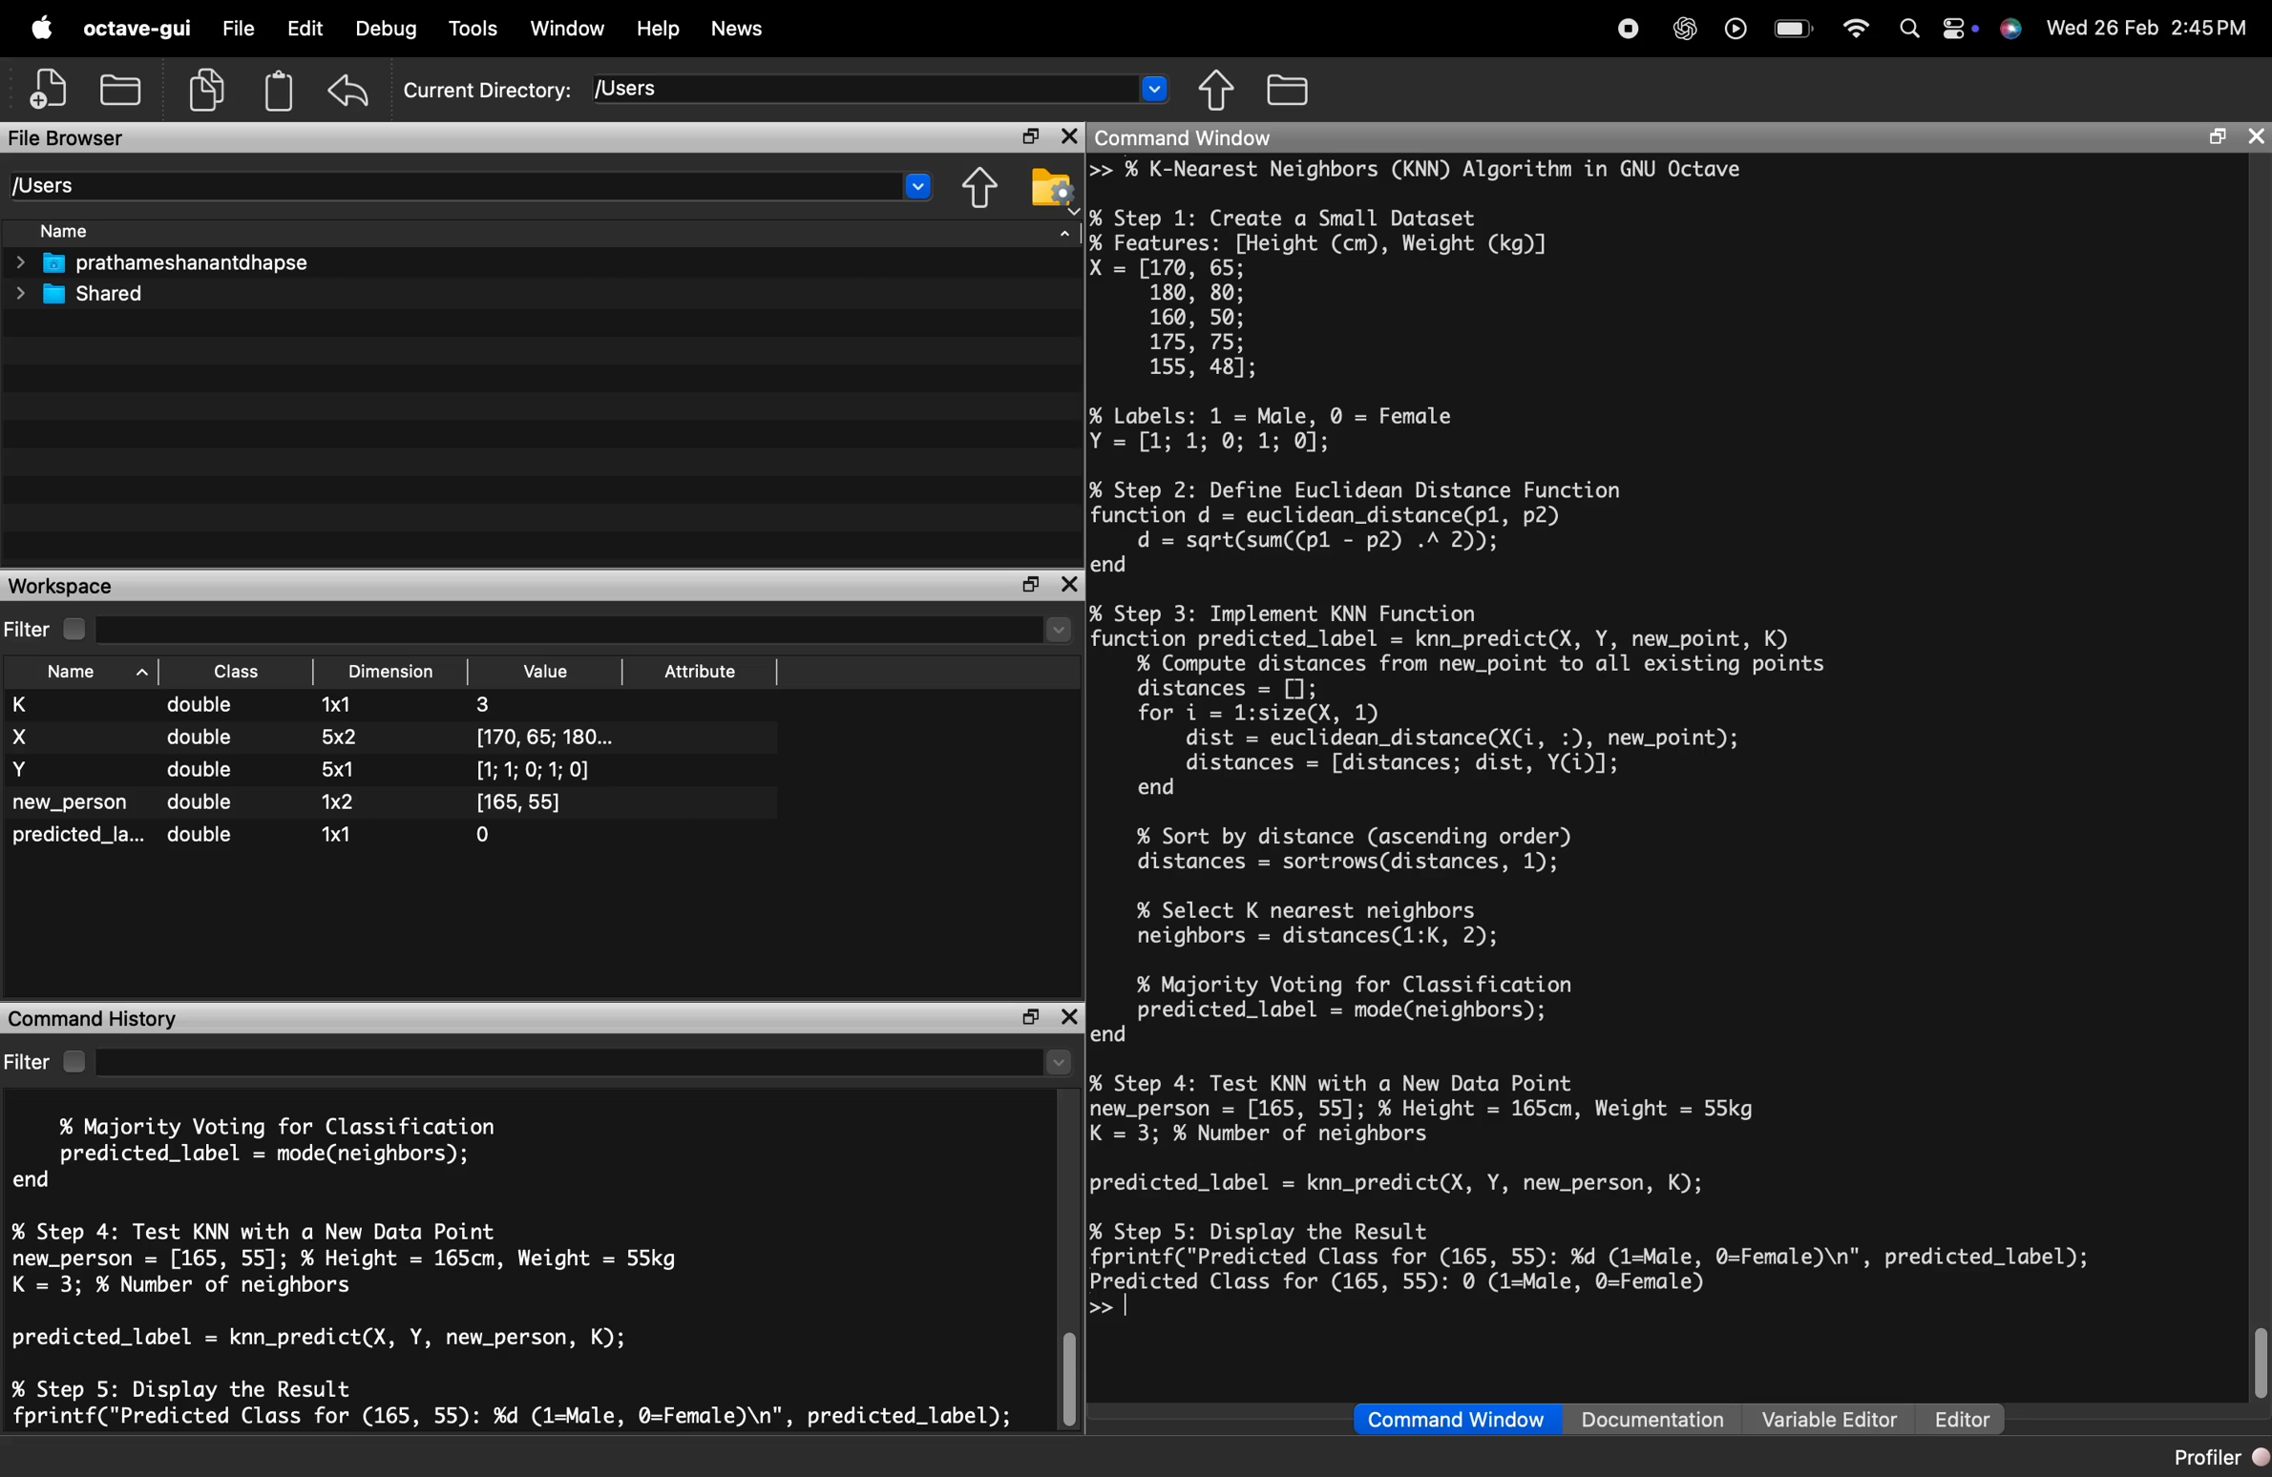 Image resolution: width=2272 pixels, height=1477 pixels. What do you see at coordinates (1050, 198) in the screenshot?
I see `settings` at bounding box center [1050, 198].